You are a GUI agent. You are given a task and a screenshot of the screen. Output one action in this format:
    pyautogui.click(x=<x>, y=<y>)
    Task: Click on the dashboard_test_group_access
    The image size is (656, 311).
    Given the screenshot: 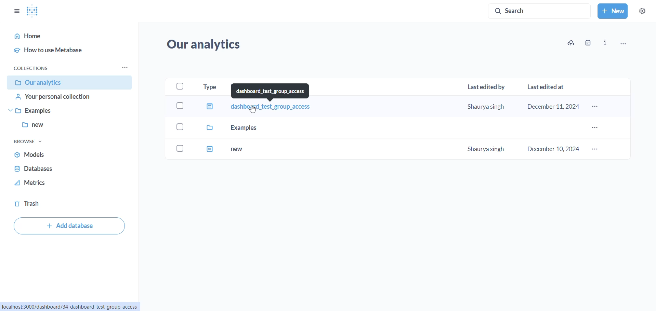 What is the action you would take?
    pyautogui.click(x=345, y=108)
    